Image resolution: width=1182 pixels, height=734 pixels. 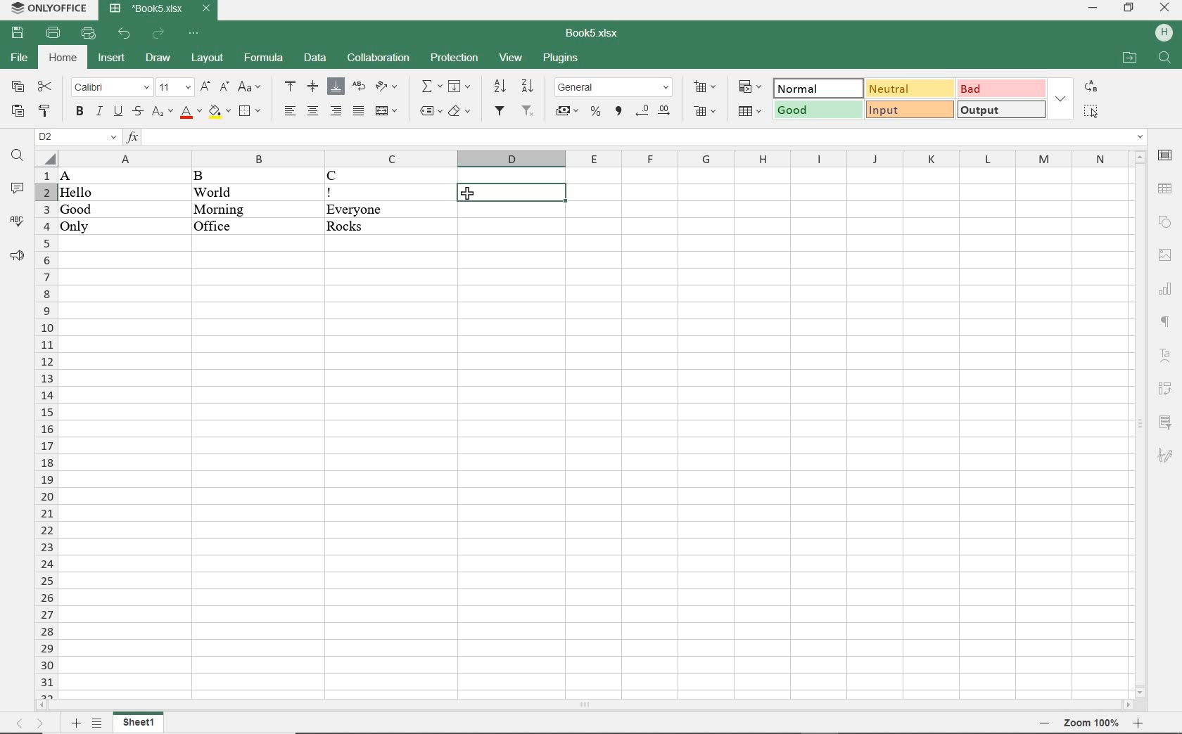 What do you see at coordinates (82, 227) in the screenshot?
I see `Only` at bounding box center [82, 227].